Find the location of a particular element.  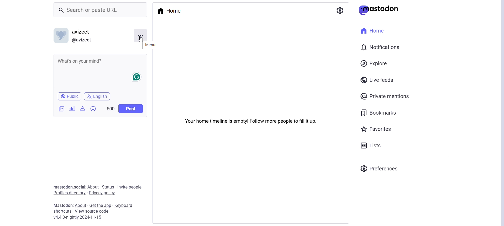

Lists is located at coordinates (373, 146).